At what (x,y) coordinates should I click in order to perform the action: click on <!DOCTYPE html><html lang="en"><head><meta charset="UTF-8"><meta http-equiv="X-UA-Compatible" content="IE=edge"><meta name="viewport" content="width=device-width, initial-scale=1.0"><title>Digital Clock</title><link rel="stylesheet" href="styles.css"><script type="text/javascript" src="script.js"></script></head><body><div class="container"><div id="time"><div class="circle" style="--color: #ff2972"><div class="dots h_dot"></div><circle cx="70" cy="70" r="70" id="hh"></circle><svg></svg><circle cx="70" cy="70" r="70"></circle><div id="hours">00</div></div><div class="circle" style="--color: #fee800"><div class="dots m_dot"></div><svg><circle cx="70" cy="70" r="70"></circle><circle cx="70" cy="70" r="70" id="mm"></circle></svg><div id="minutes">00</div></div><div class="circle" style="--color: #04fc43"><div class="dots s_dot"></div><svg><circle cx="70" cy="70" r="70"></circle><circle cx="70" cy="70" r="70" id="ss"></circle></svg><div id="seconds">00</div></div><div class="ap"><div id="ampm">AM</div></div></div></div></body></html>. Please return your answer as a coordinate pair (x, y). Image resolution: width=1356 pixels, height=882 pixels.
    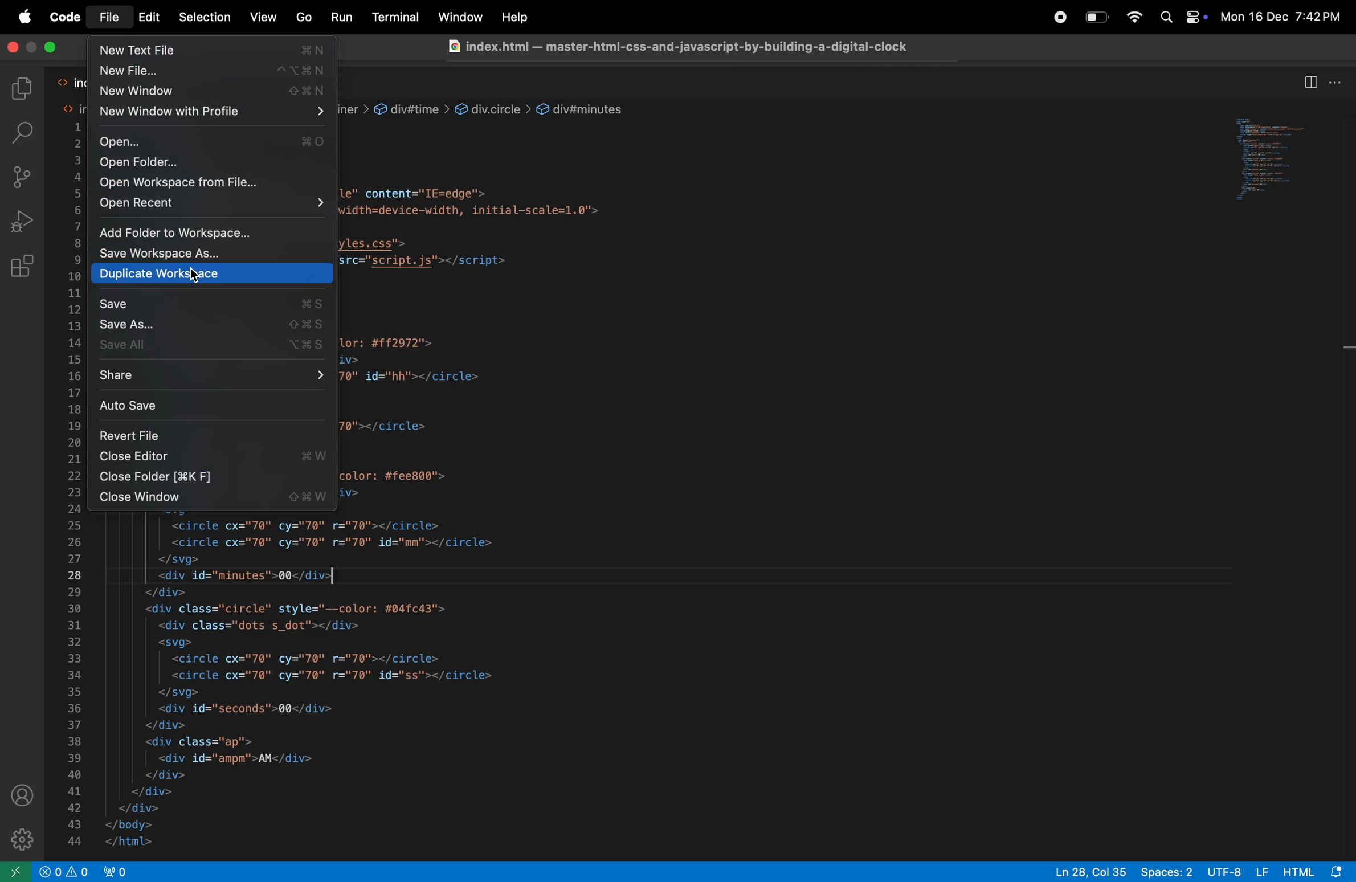
    Looking at the image, I should click on (405, 682).